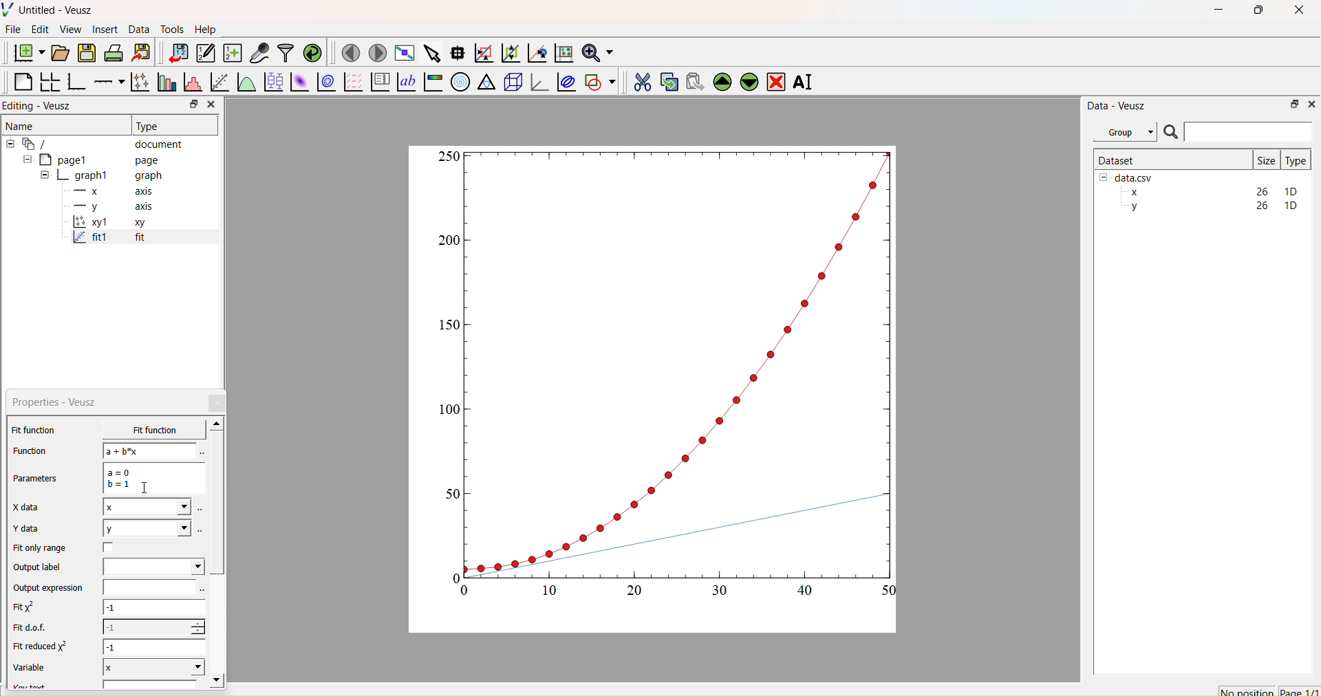 The image size is (1321, 696). Describe the element at coordinates (597, 51) in the screenshot. I see `Zoom functions menu` at that location.